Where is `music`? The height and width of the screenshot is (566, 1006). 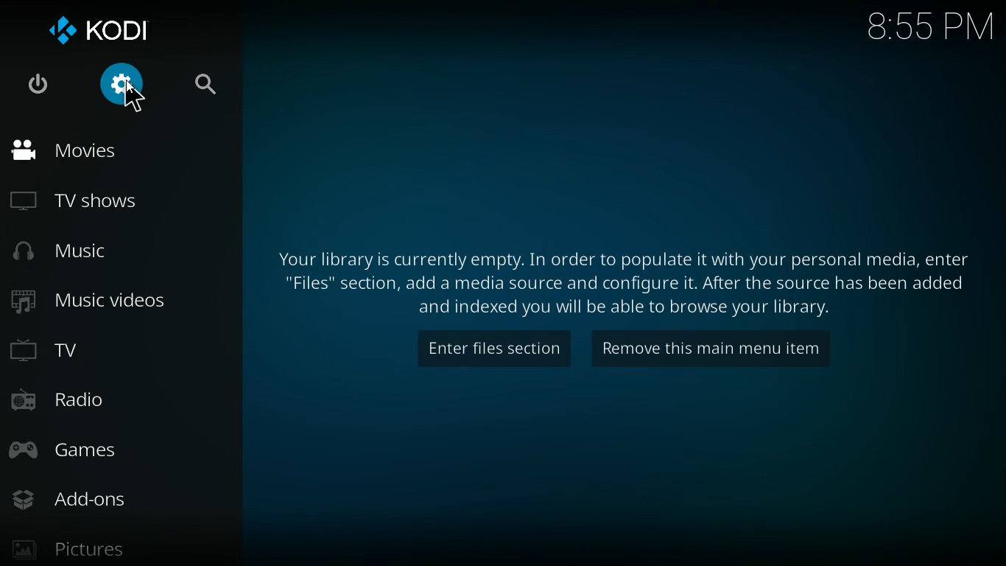
music is located at coordinates (66, 252).